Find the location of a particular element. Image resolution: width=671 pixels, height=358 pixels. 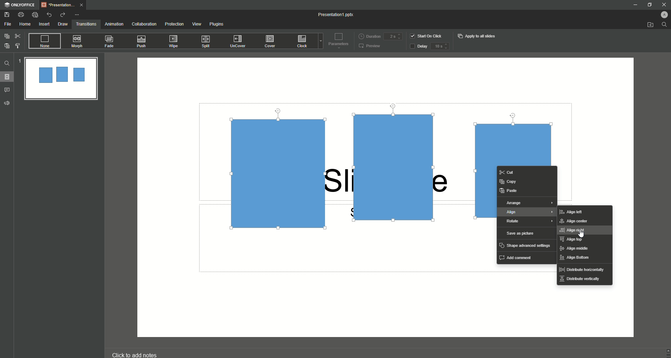

Animation is located at coordinates (114, 24).